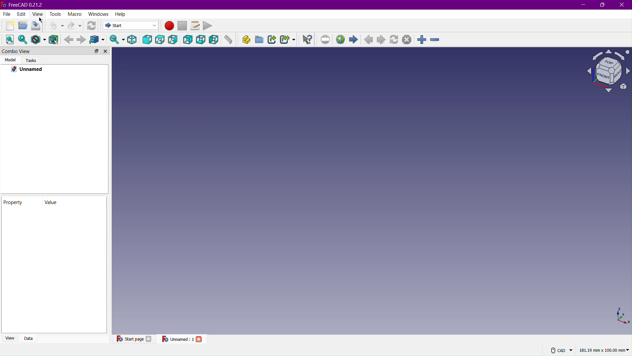 The height and width of the screenshot is (356, 632). Describe the element at coordinates (182, 339) in the screenshot. I see `Unnamed:1` at that location.